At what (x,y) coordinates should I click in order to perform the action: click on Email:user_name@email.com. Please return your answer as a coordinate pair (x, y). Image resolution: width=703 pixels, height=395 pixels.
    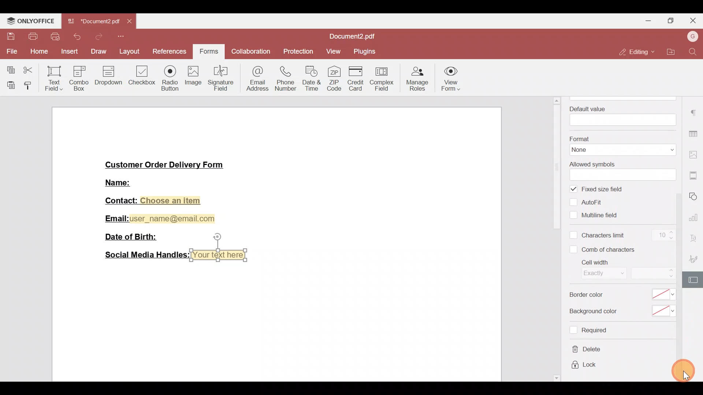
    Looking at the image, I should click on (160, 217).